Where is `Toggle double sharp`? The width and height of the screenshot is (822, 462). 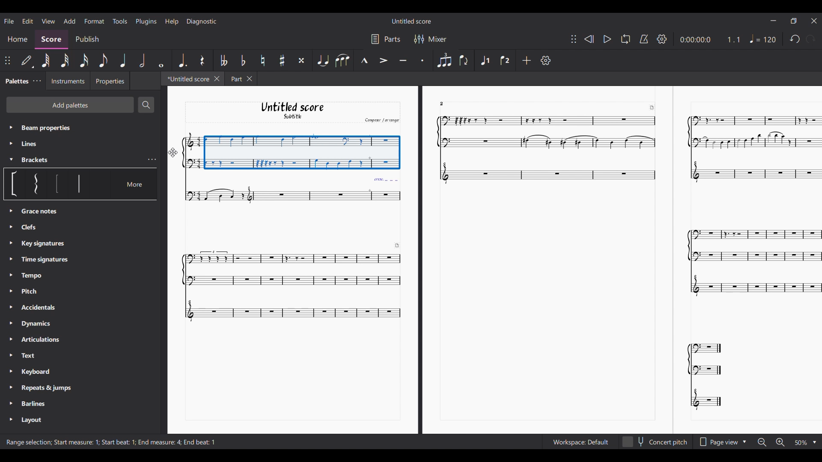 Toggle double sharp is located at coordinates (301, 60).